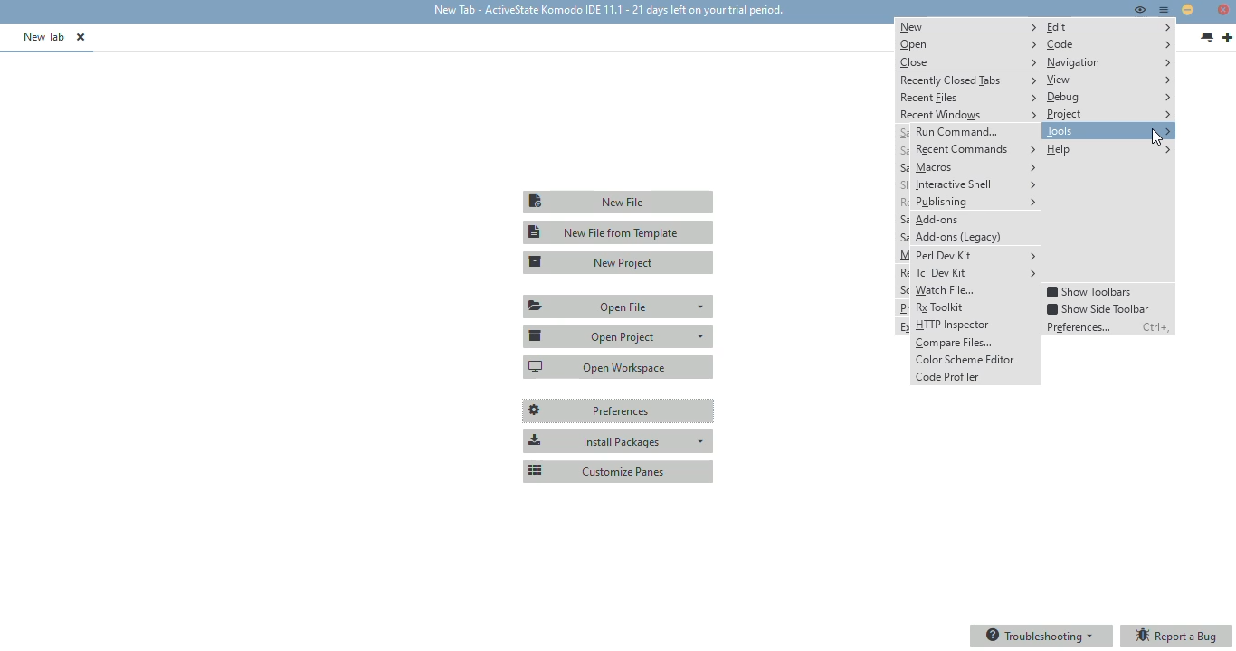 This screenshot has height=651, width=1236. Describe the element at coordinates (977, 219) in the screenshot. I see `Add-ons` at that location.